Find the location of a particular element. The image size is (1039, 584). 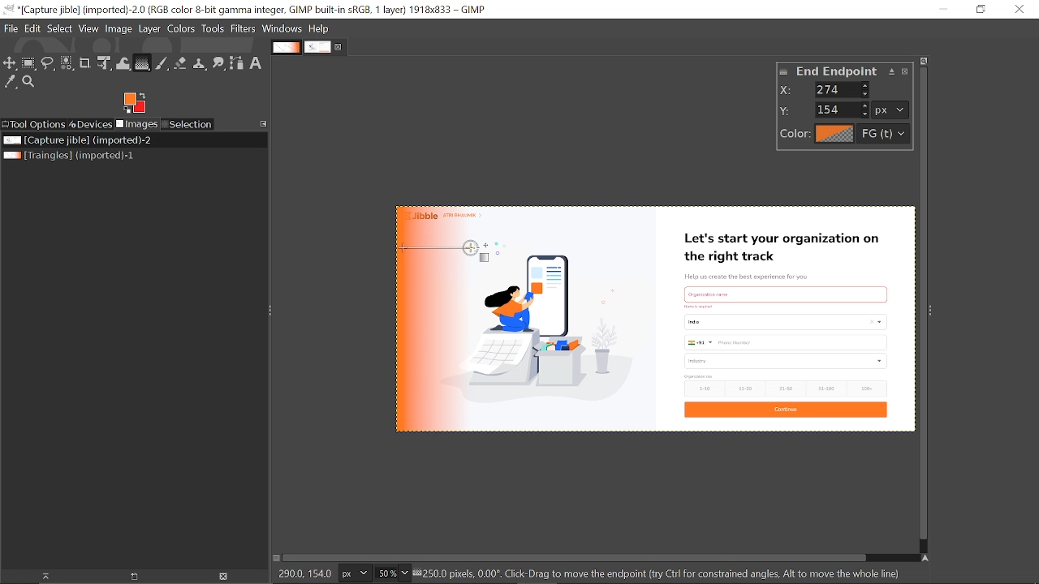

Units of the image is located at coordinates (357, 573).